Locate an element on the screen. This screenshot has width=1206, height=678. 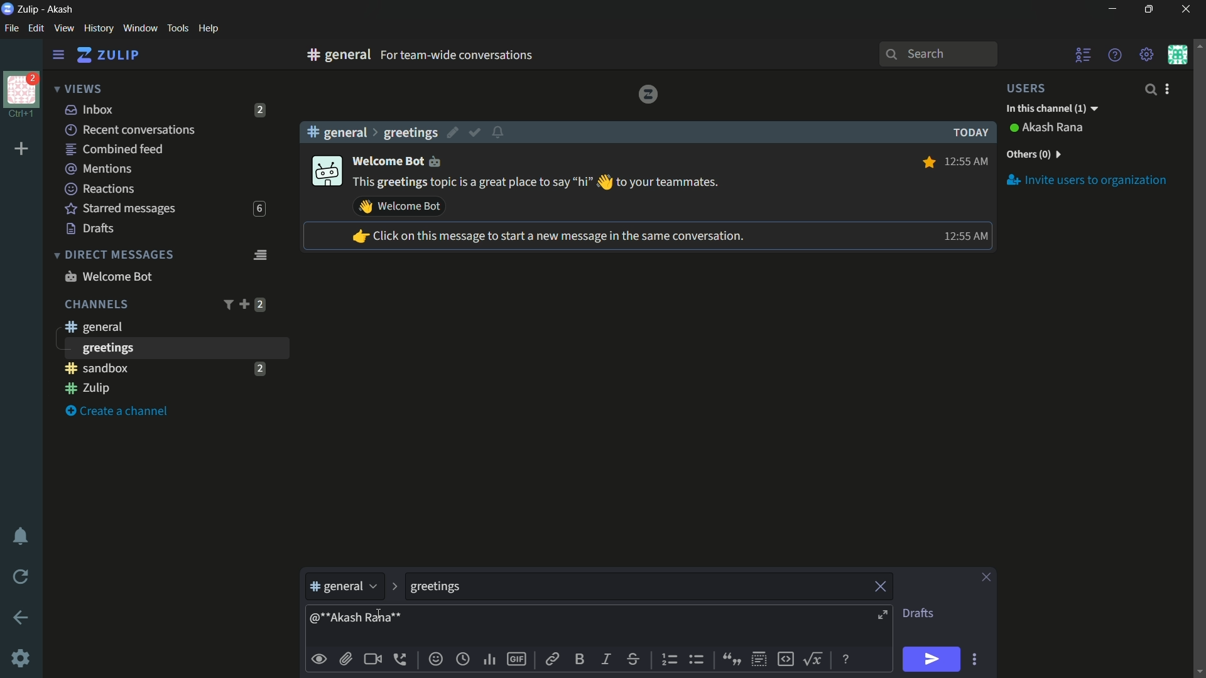
window menu is located at coordinates (140, 28).